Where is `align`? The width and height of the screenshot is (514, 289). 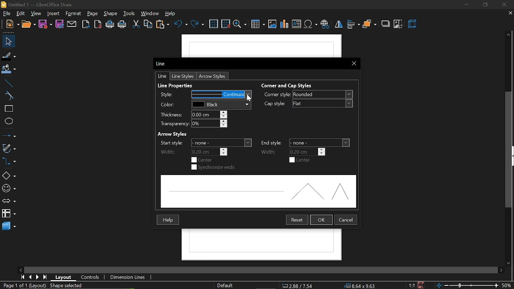 align is located at coordinates (354, 24).